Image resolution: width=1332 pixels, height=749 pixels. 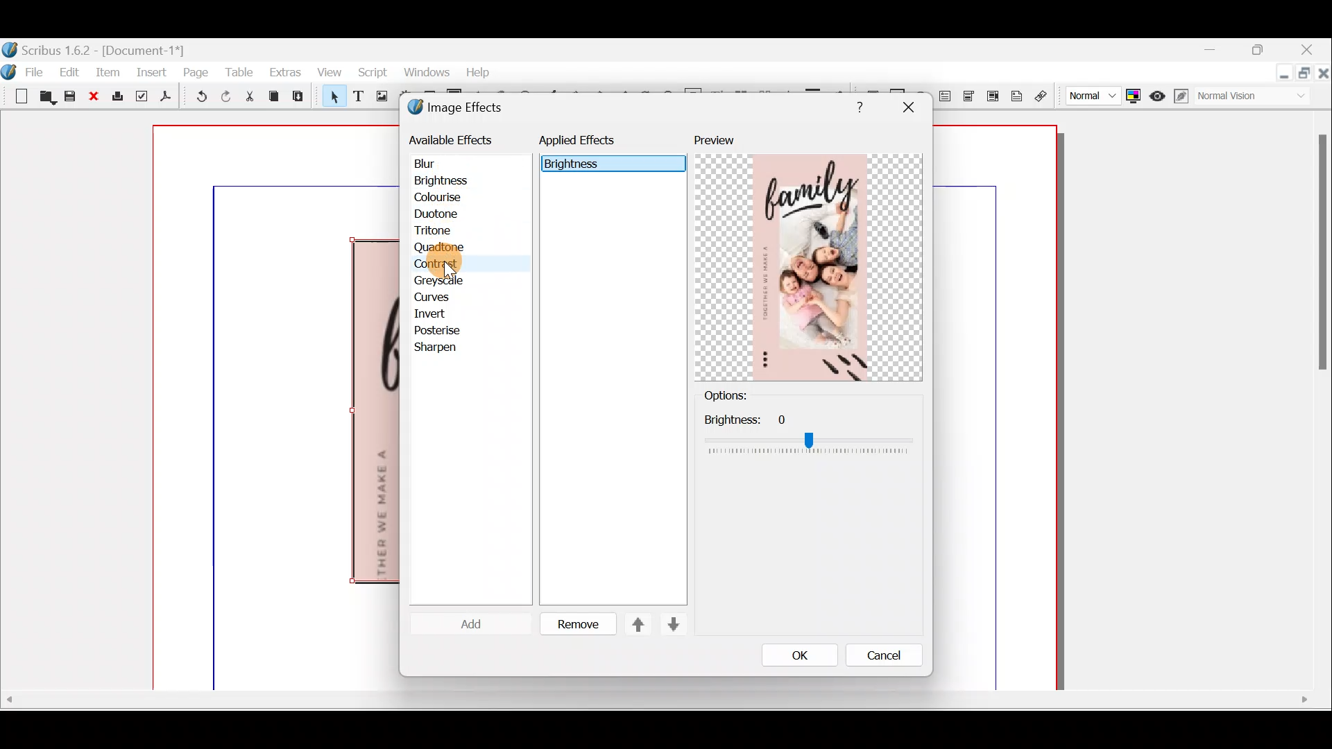 What do you see at coordinates (1016, 95) in the screenshot?
I see `Text annotation` at bounding box center [1016, 95].